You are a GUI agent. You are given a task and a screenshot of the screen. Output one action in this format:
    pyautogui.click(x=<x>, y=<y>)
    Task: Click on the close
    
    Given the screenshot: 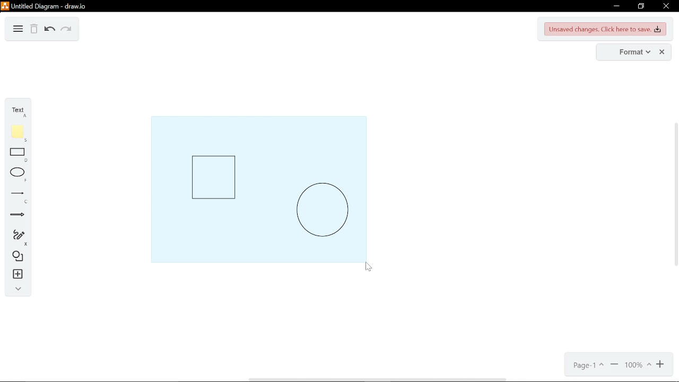 What is the action you would take?
    pyautogui.click(x=667, y=7)
    